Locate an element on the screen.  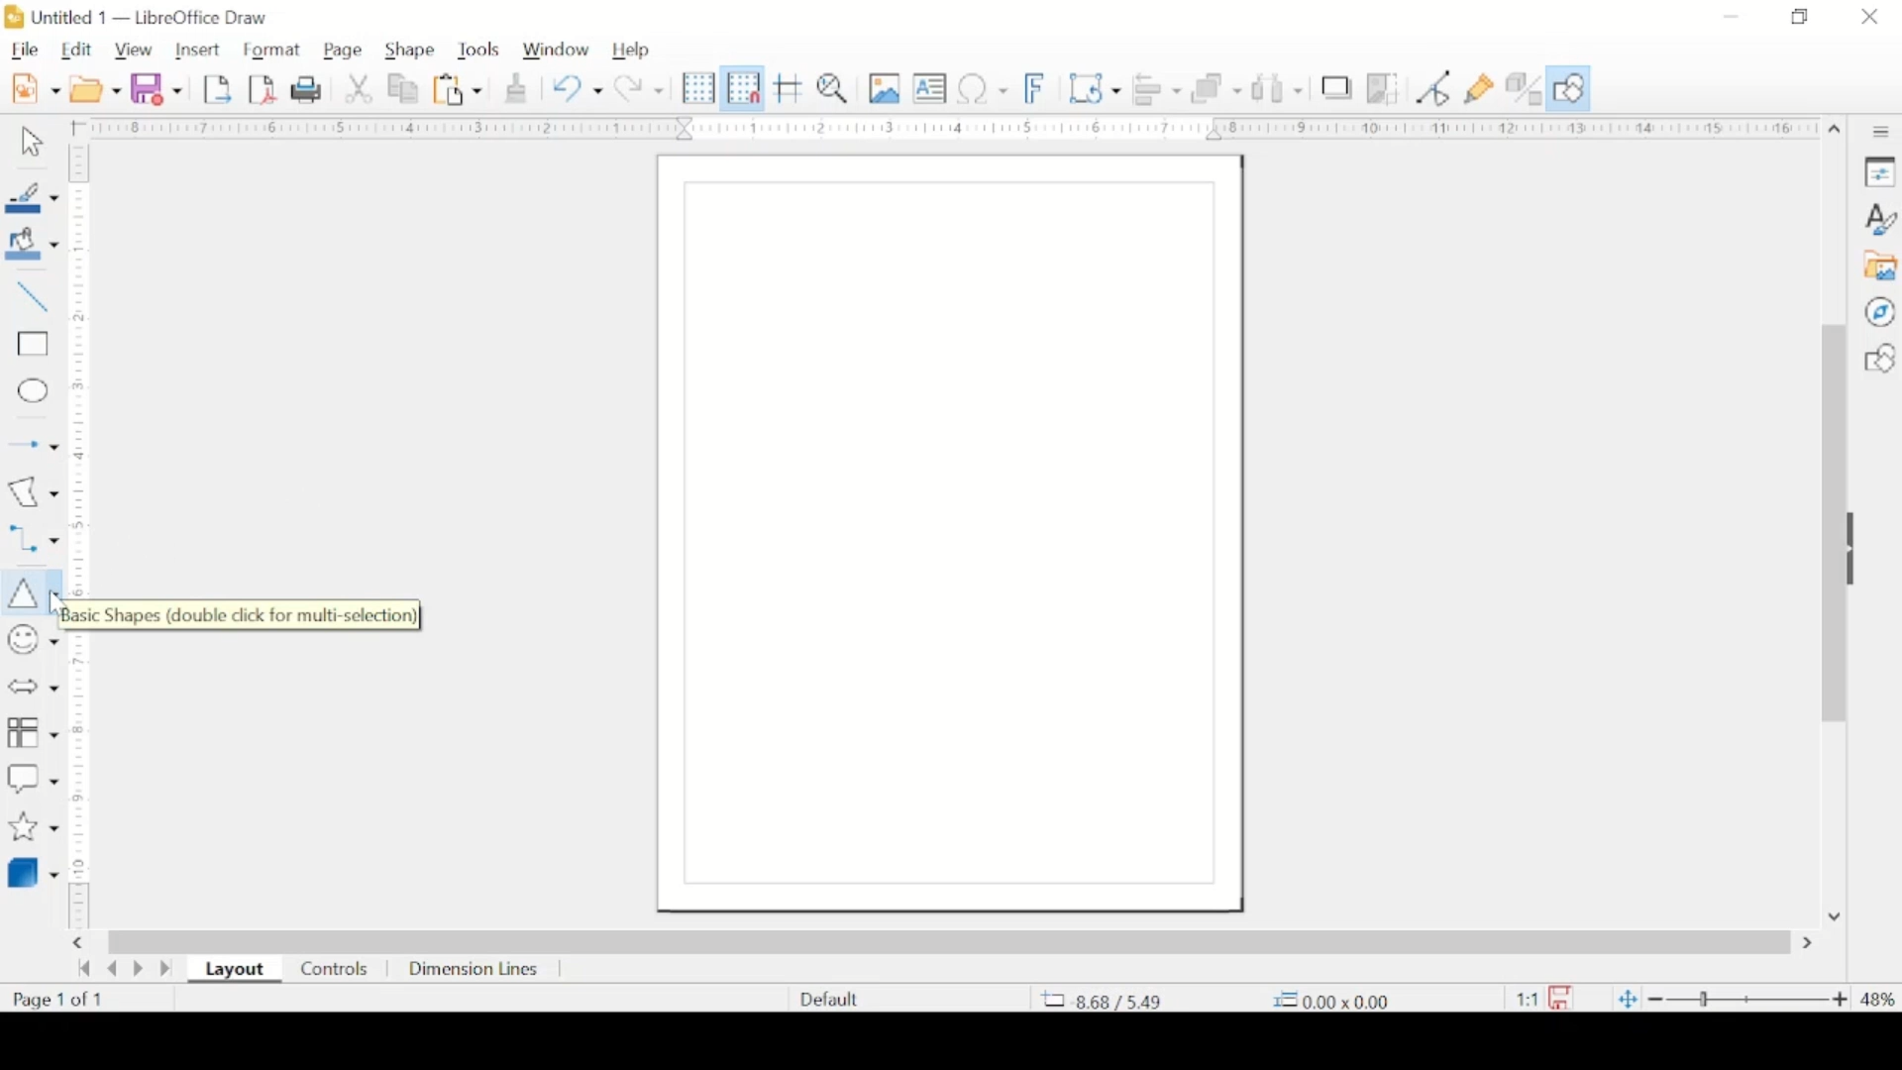
scroll down arrow is located at coordinates (1837, 916).